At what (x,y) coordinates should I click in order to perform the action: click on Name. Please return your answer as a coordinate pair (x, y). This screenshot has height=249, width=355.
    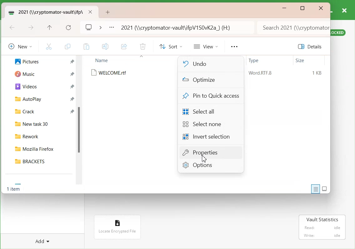
    Looking at the image, I should click on (103, 60).